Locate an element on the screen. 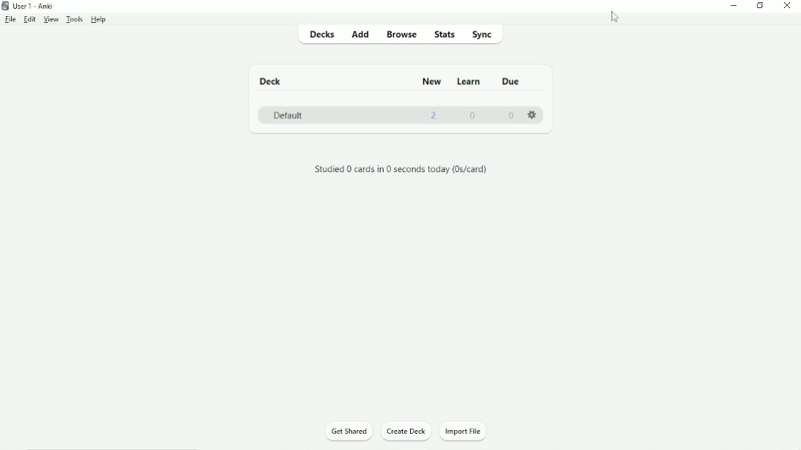 The image size is (801, 450). Create Deck is located at coordinates (406, 430).